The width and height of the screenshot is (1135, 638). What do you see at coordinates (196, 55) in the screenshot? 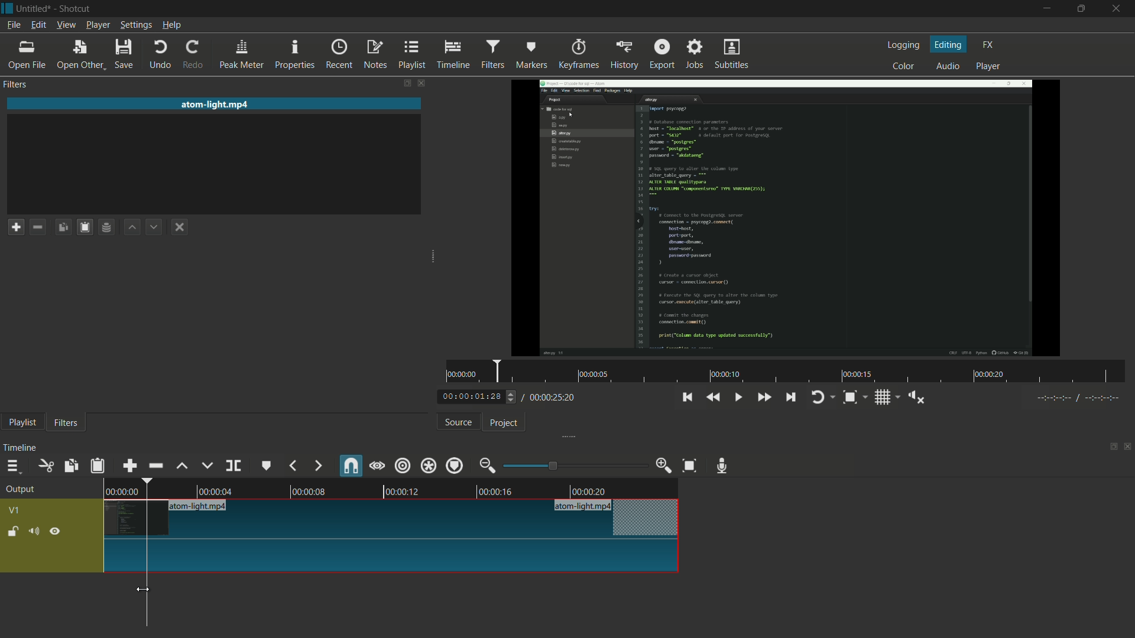
I see `redo` at bounding box center [196, 55].